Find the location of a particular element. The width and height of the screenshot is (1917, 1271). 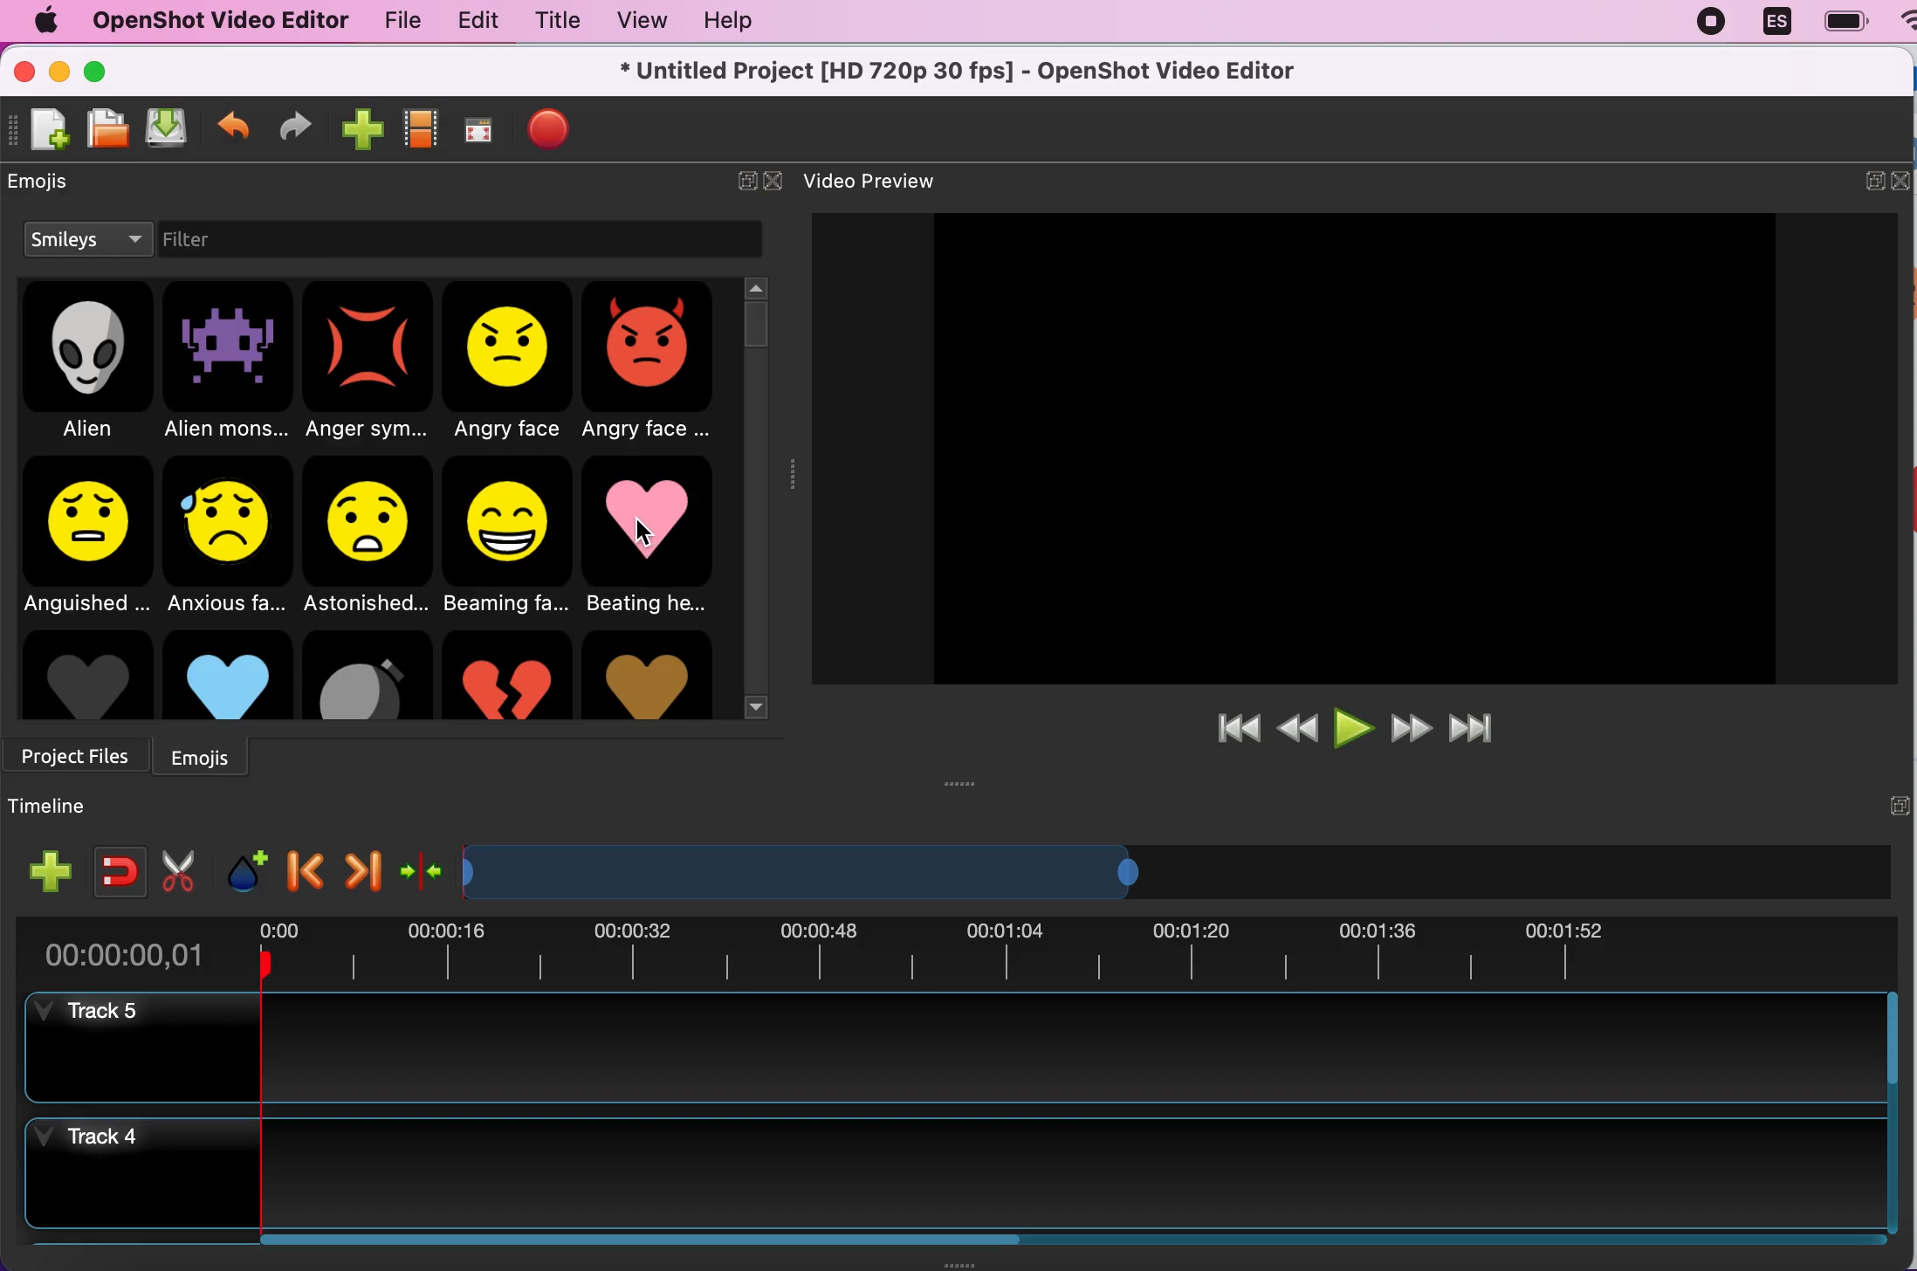

wifi is located at coordinates (1904, 29).